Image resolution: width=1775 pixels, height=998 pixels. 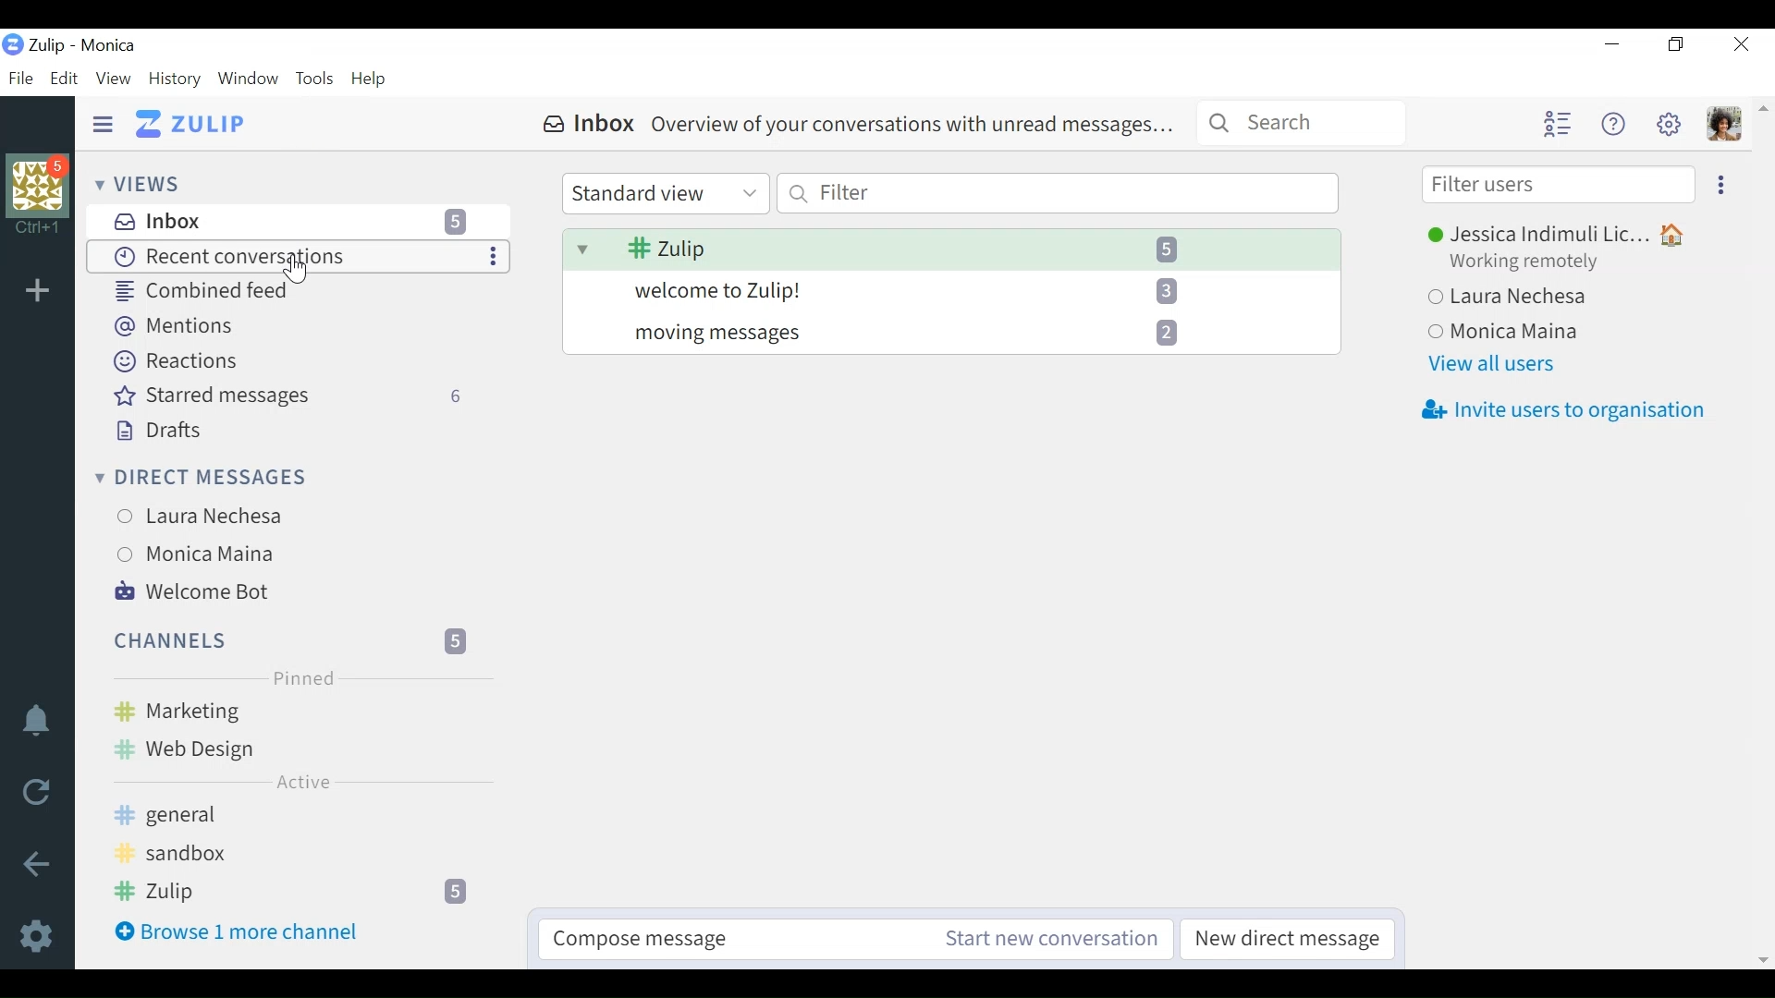 What do you see at coordinates (40, 866) in the screenshot?
I see `Back` at bounding box center [40, 866].